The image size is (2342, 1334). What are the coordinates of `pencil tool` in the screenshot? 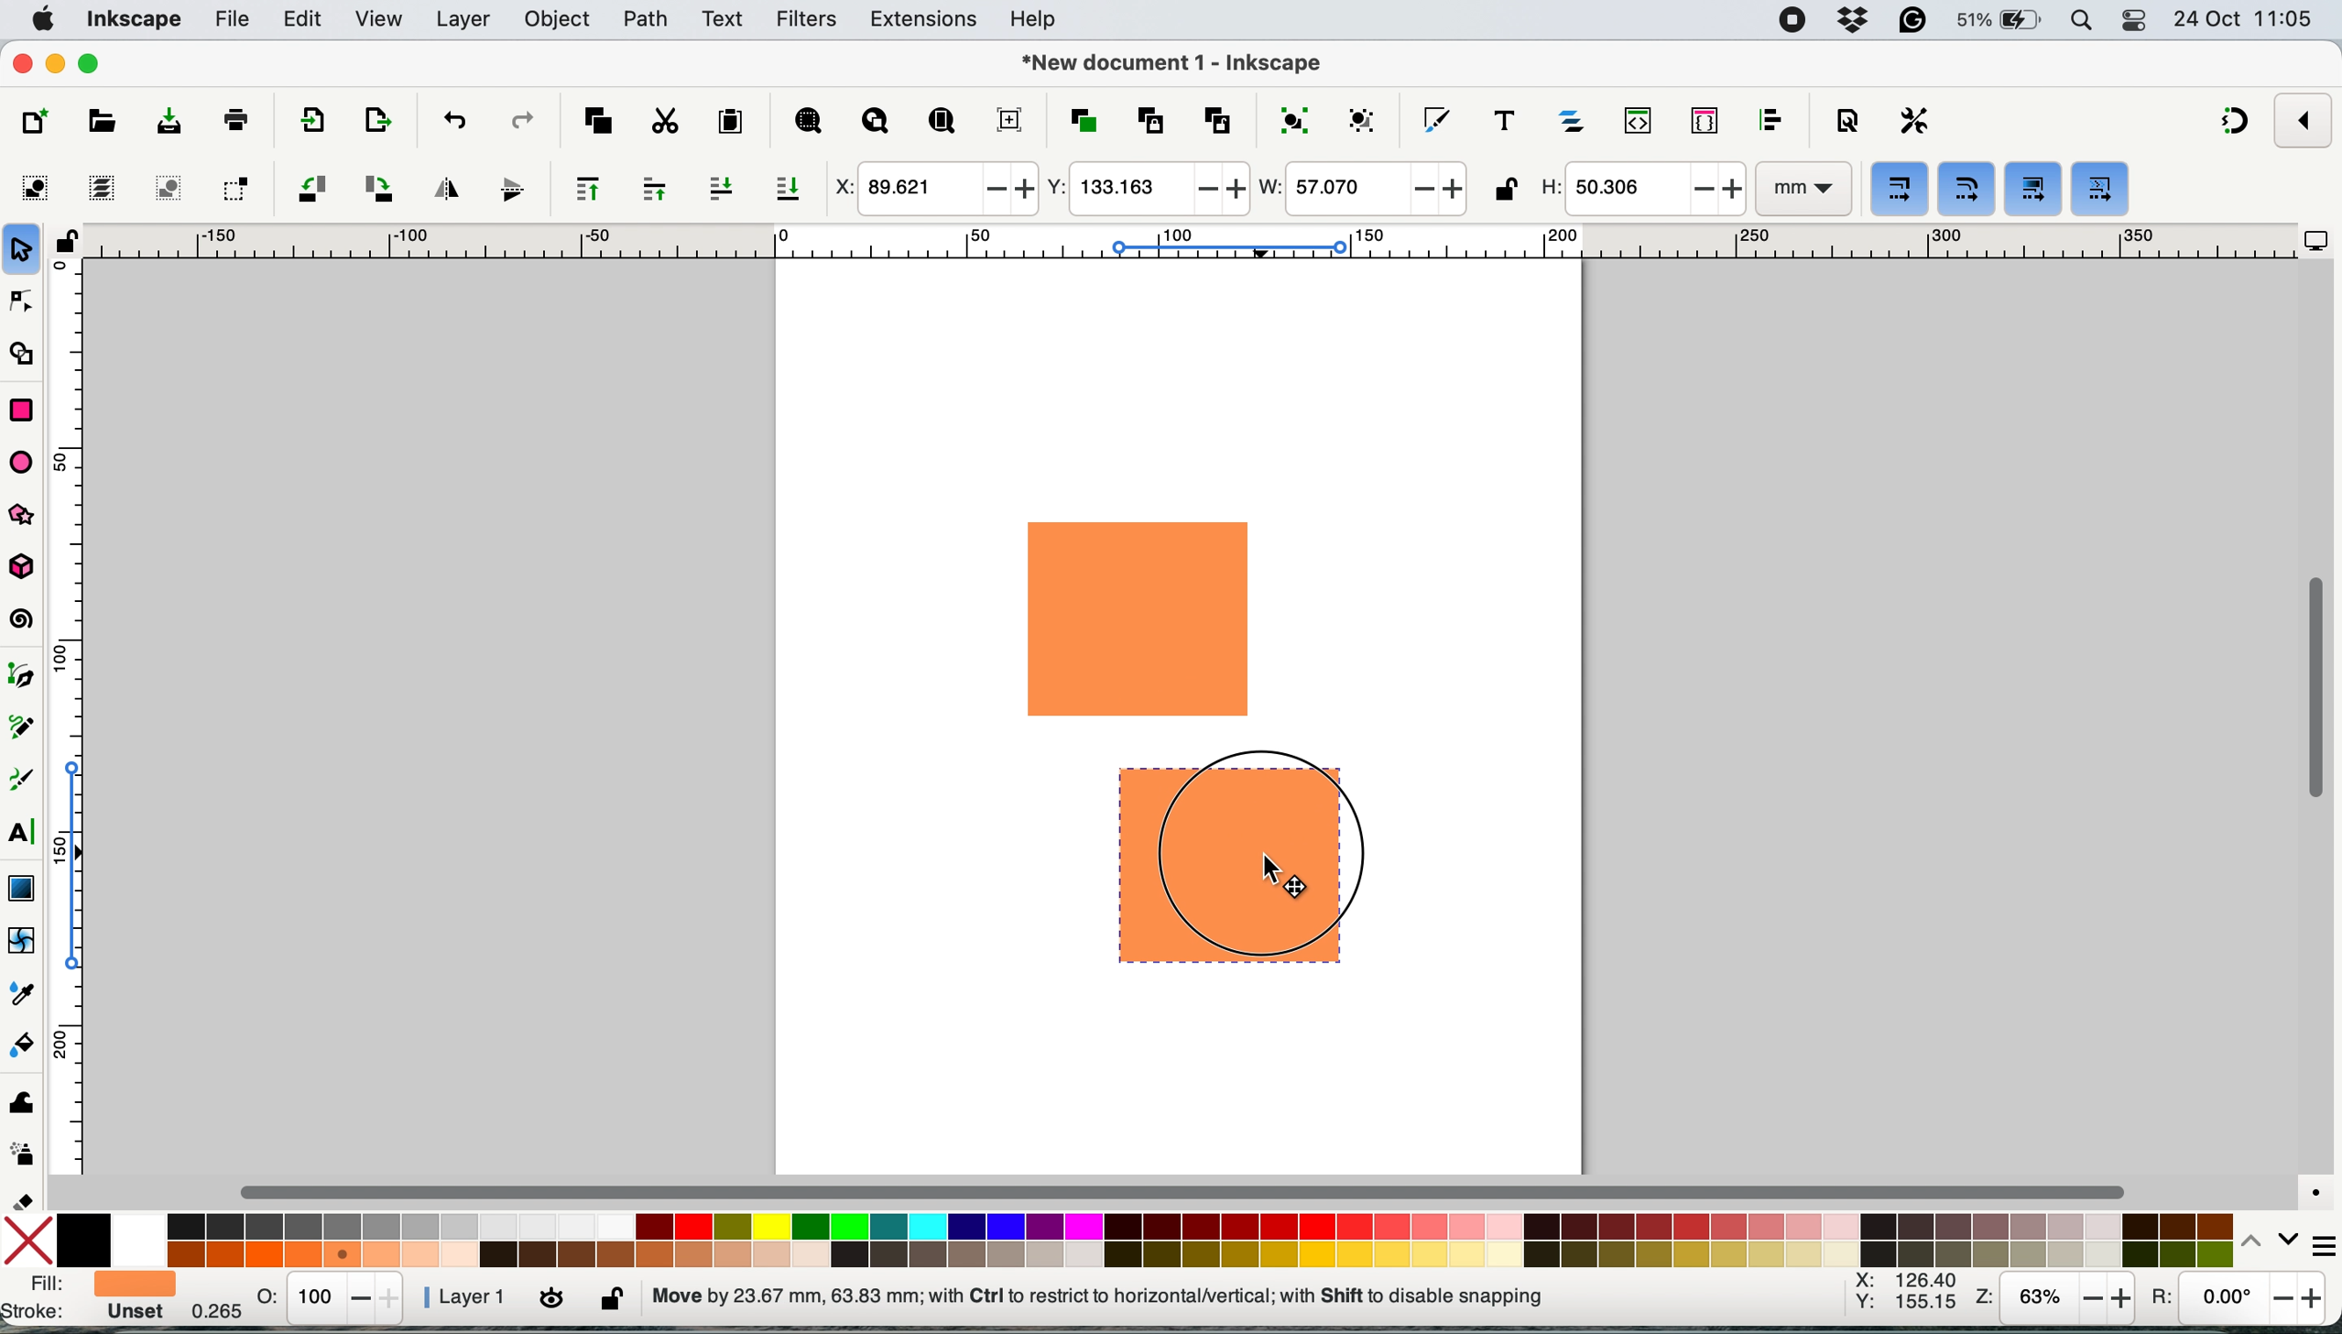 It's located at (28, 732).